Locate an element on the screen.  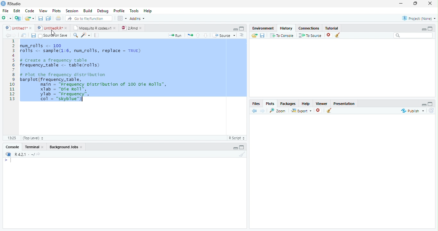
Environment is located at coordinates (263, 28).